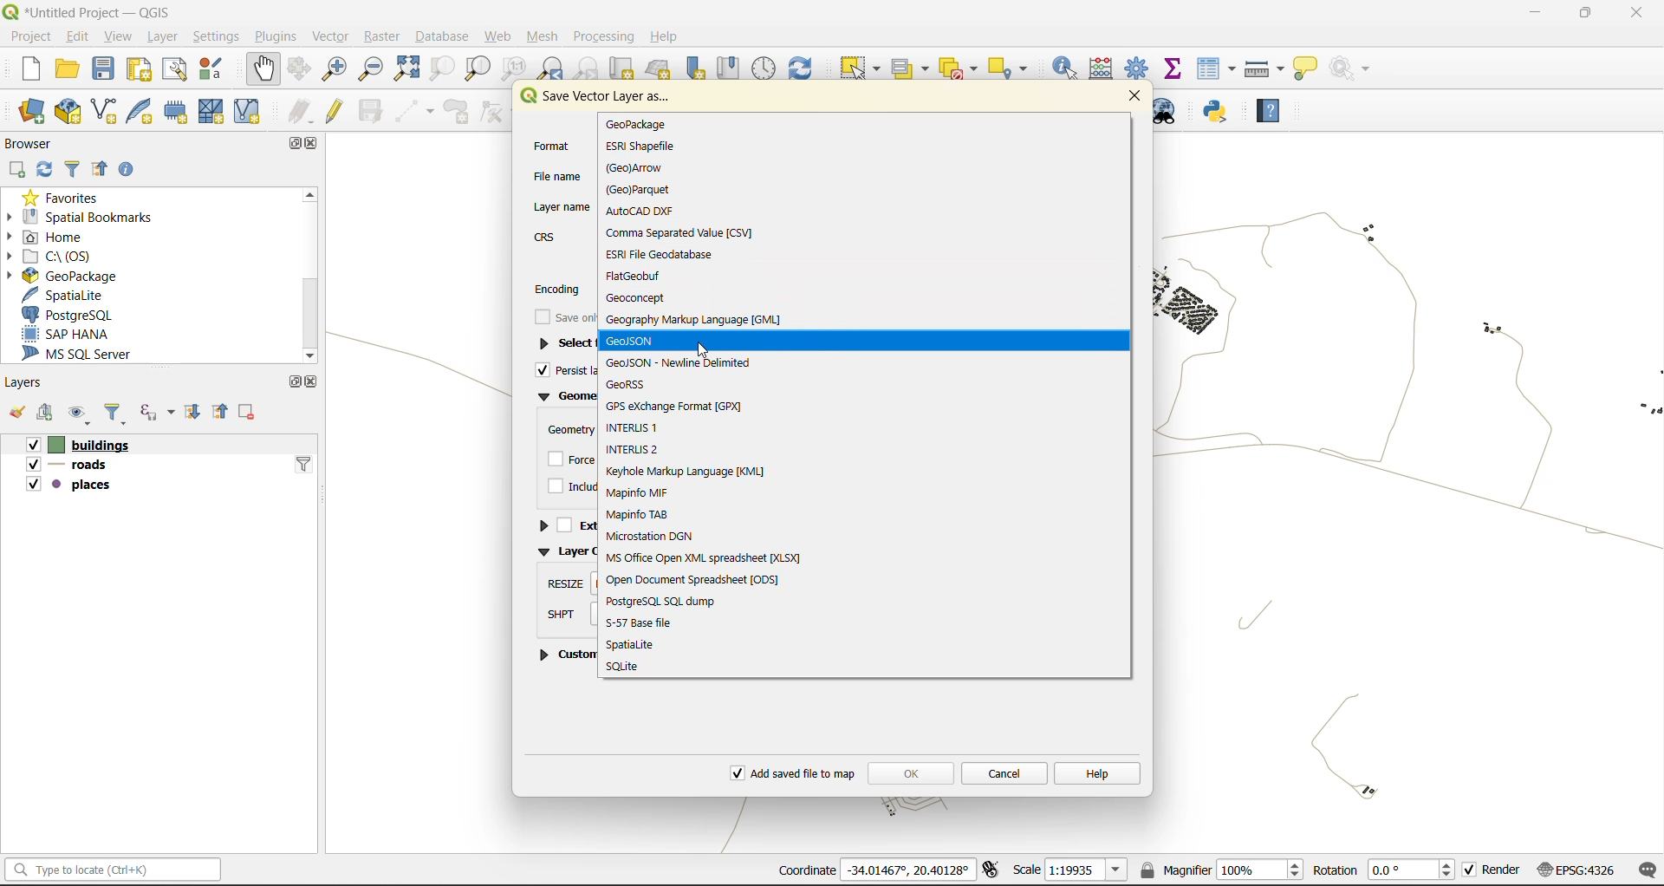 Image resolution: width=1664 pixels, height=886 pixels. Describe the element at coordinates (215, 111) in the screenshot. I see `new mesh` at that location.